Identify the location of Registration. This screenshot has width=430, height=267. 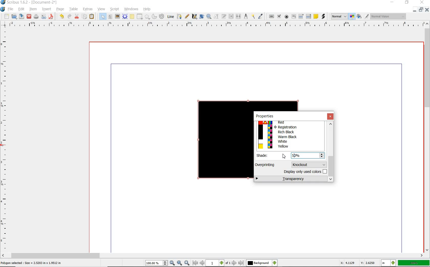
(290, 127).